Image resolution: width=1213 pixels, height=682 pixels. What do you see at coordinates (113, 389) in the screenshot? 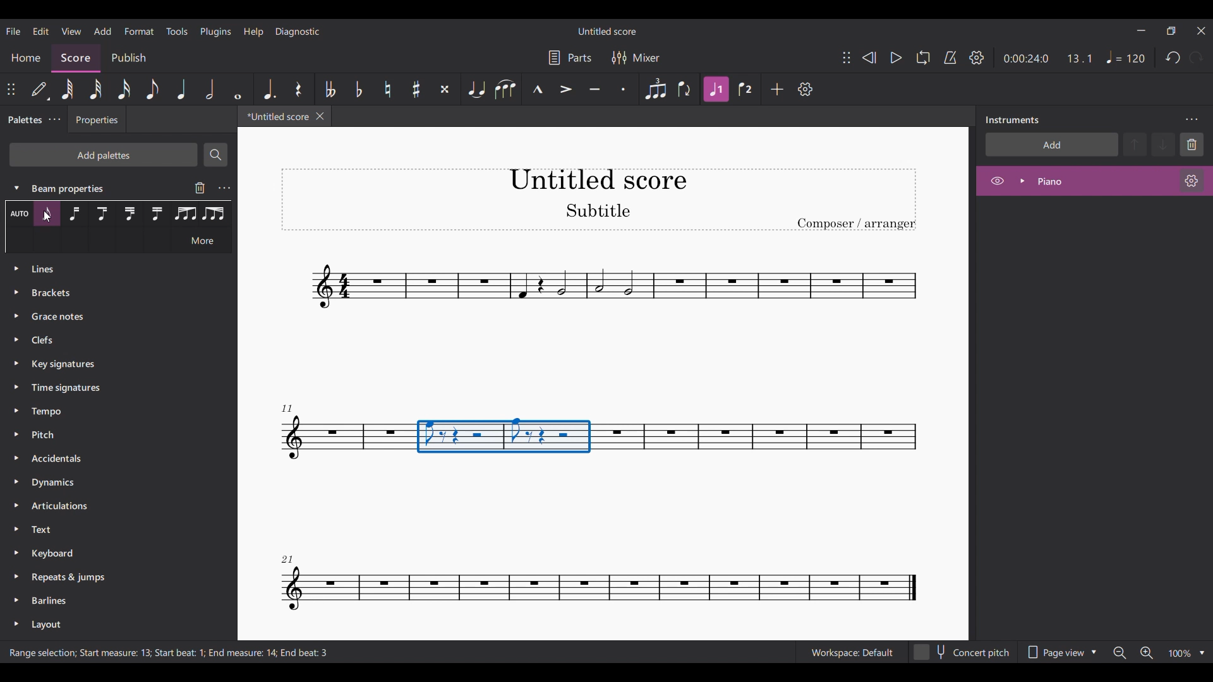
I see `Time signatures` at bounding box center [113, 389].